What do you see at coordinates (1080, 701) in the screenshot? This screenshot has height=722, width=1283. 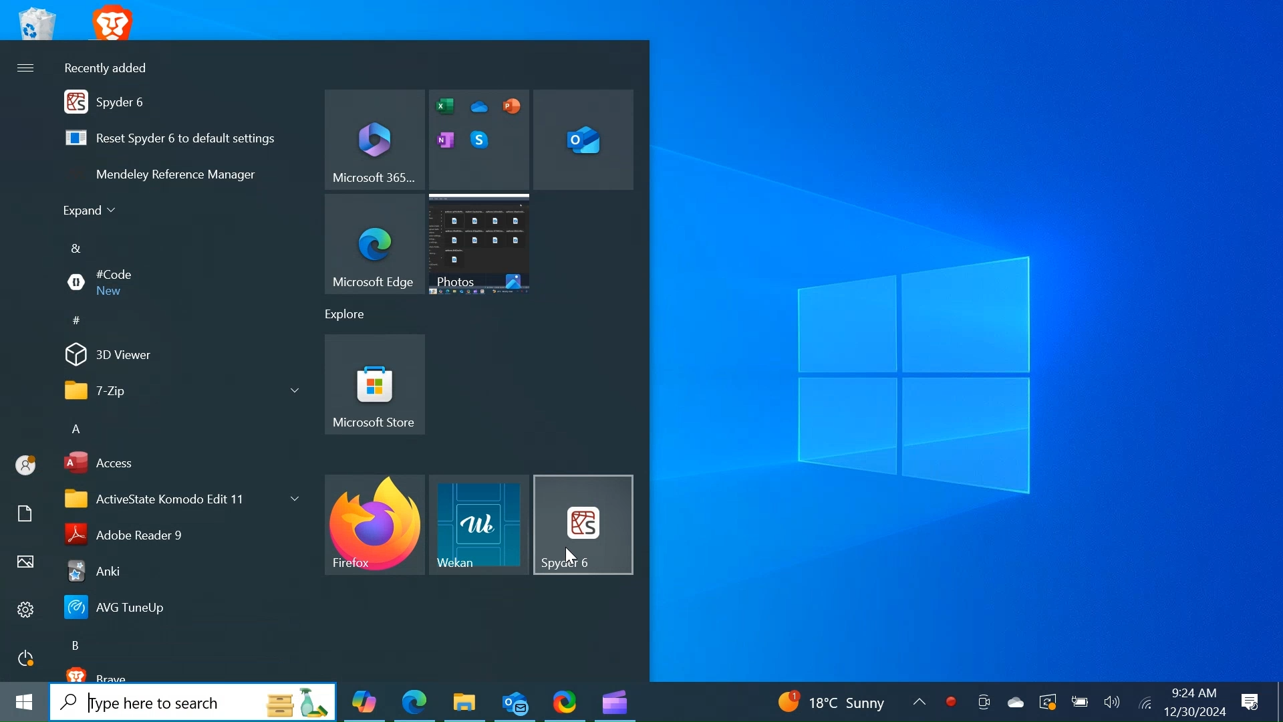 I see `Charge` at bounding box center [1080, 701].